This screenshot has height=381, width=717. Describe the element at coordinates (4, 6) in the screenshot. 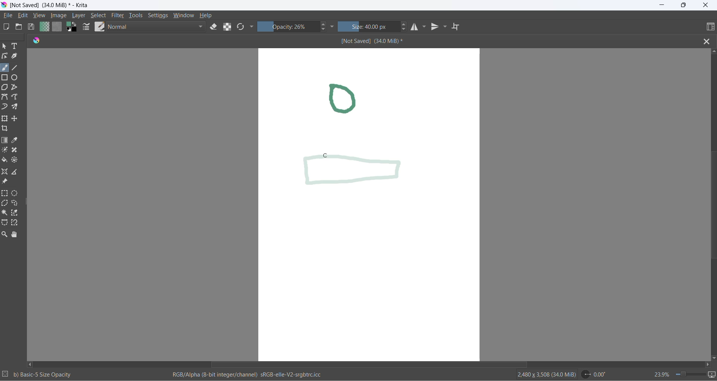

I see `app icon` at that location.